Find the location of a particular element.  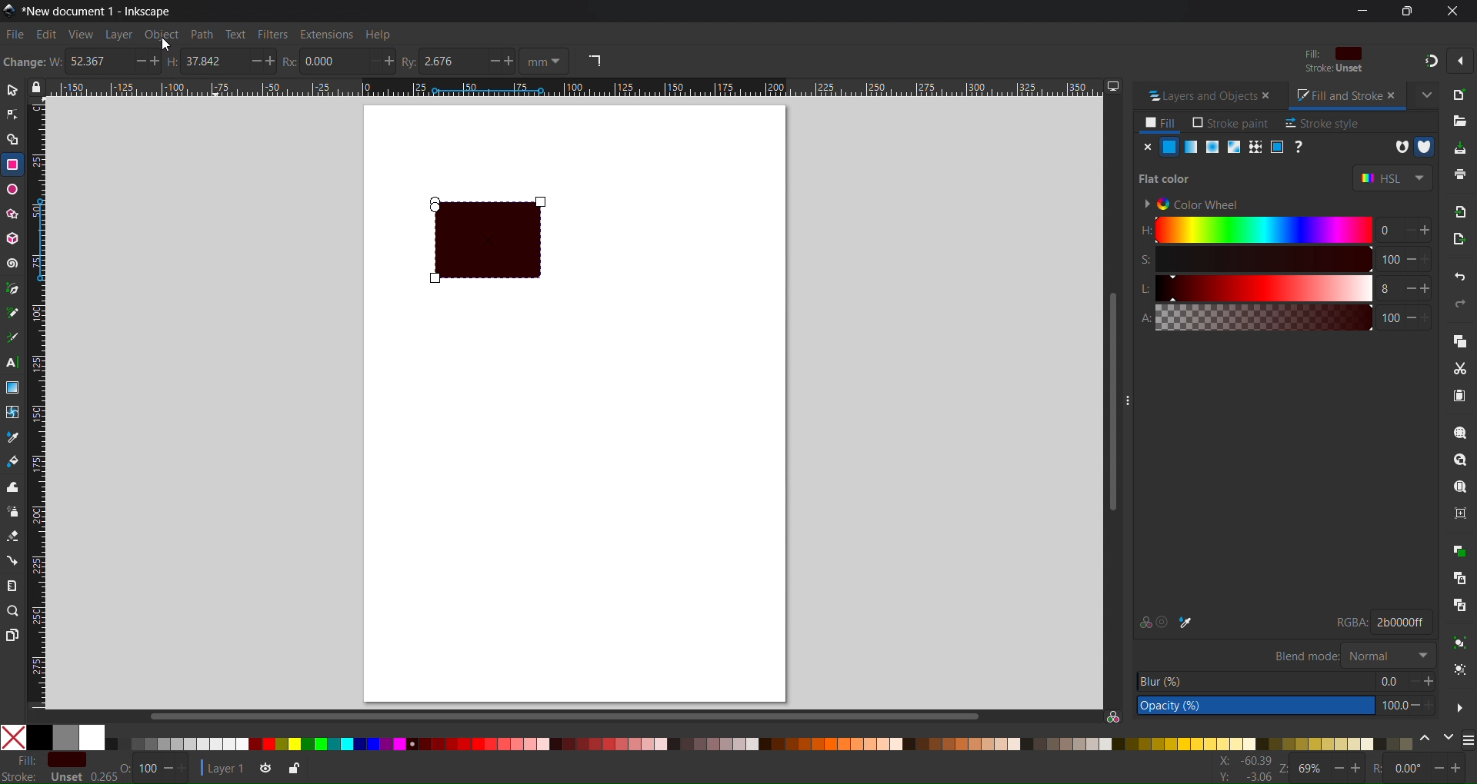

Redo is located at coordinates (1462, 304).